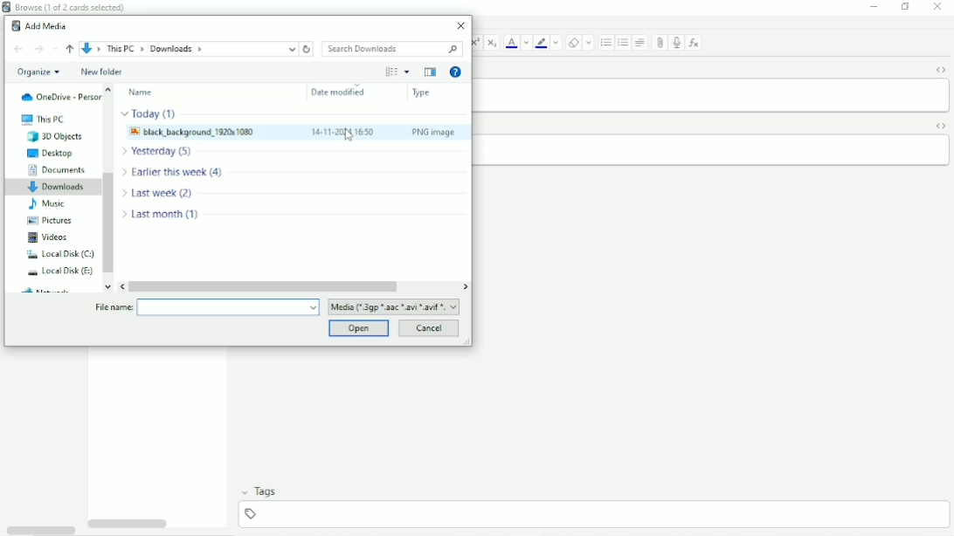 This screenshot has height=536, width=954. What do you see at coordinates (49, 237) in the screenshot?
I see `Videos` at bounding box center [49, 237].